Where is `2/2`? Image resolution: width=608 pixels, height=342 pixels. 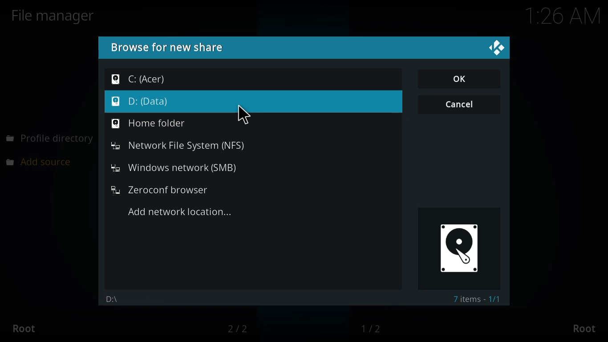 2/2 is located at coordinates (242, 329).